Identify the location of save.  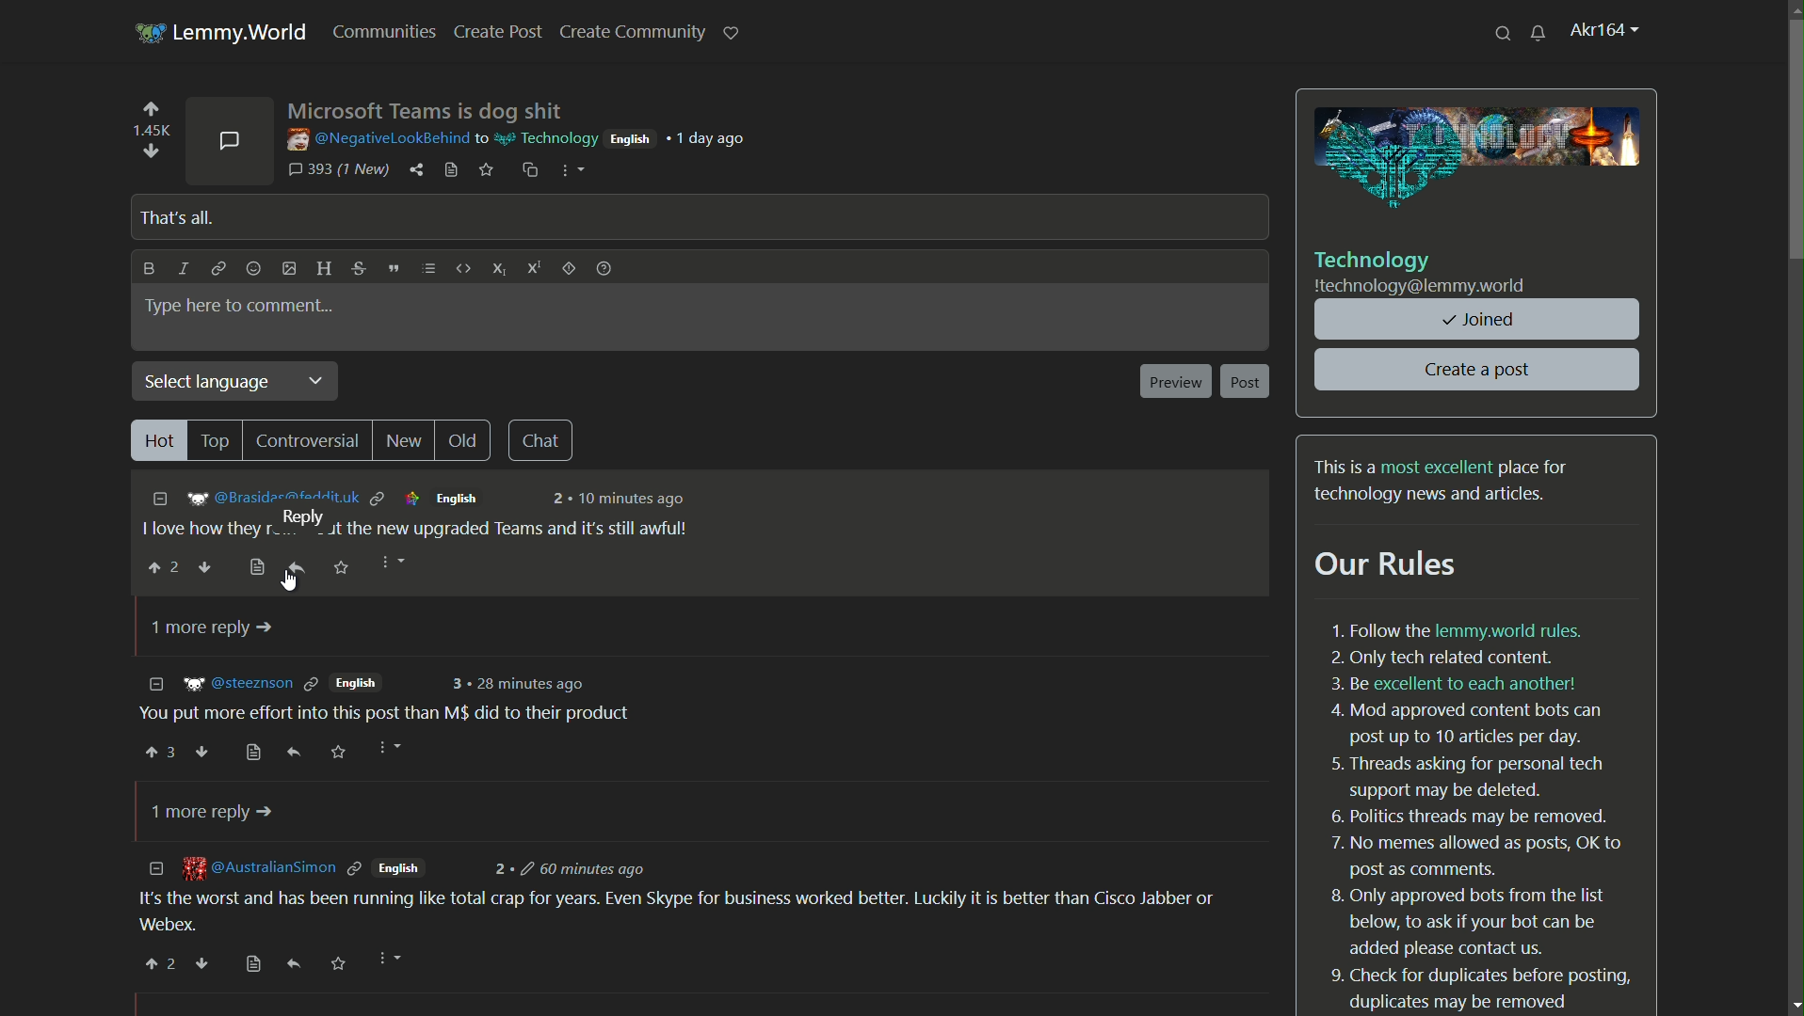
(341, 567).